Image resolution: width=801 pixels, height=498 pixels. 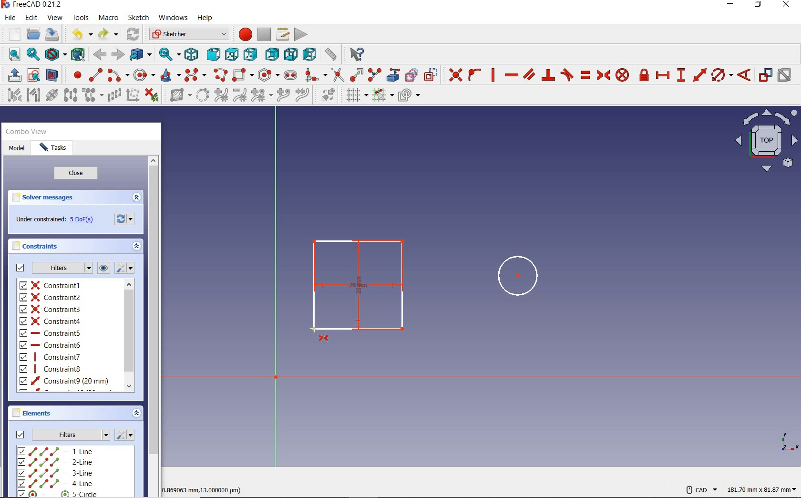 I want to click on show/hide b-spline information layer, so click(x=178, y=96).